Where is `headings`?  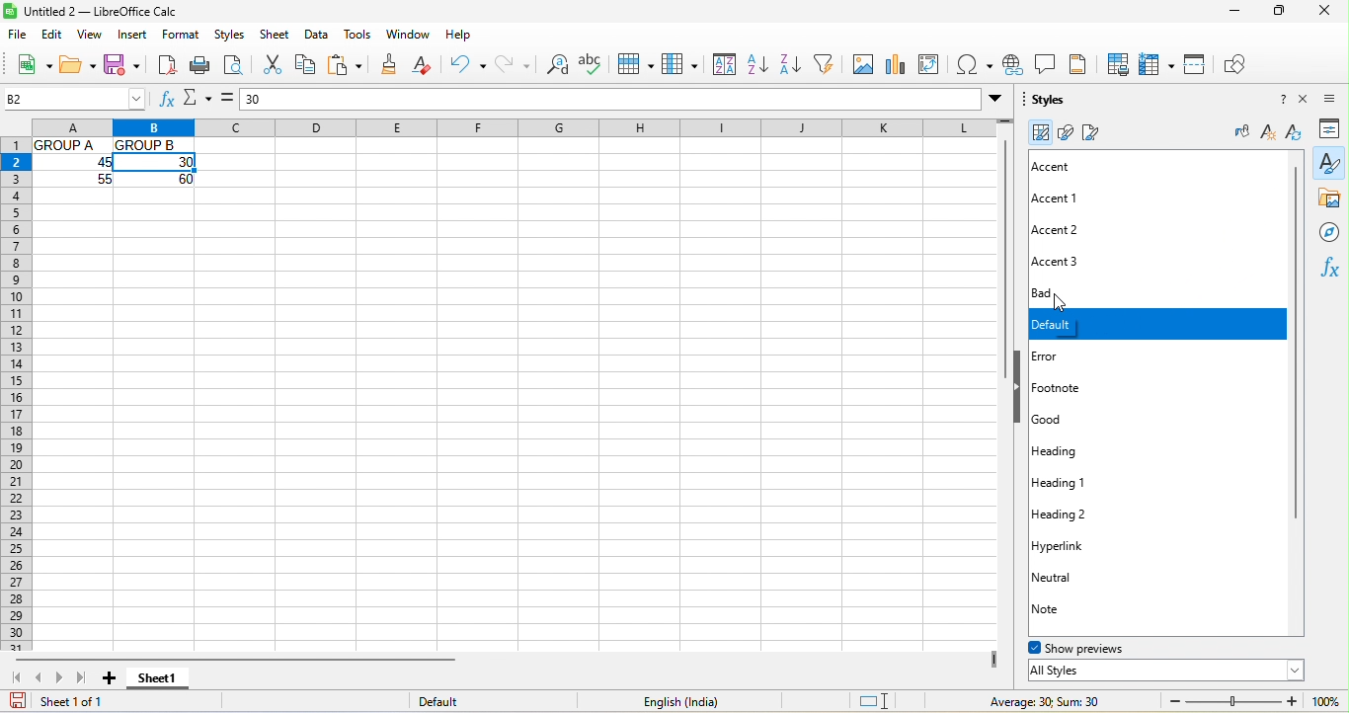 headings is located at coordinates (1072, 452).